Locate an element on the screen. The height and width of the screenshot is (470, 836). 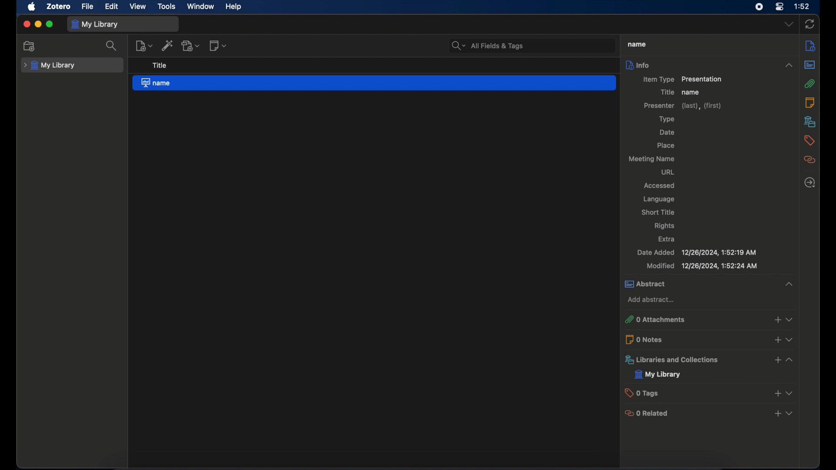
date added 12/26/2024, 1:52:19 AM is located at coordinates (696, 252).